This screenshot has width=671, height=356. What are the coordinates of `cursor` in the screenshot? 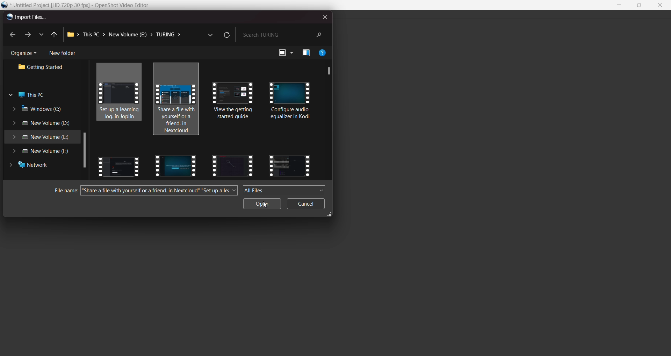 It's located at (267, 205).